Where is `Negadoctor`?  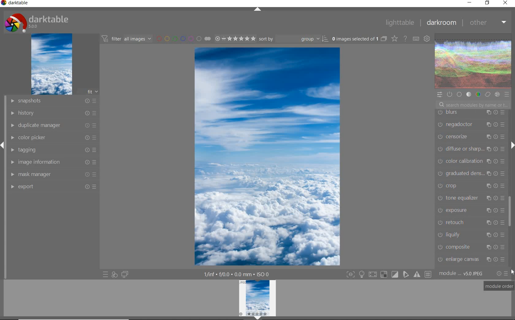 Negadoctor is located at coordinates (470, 124).